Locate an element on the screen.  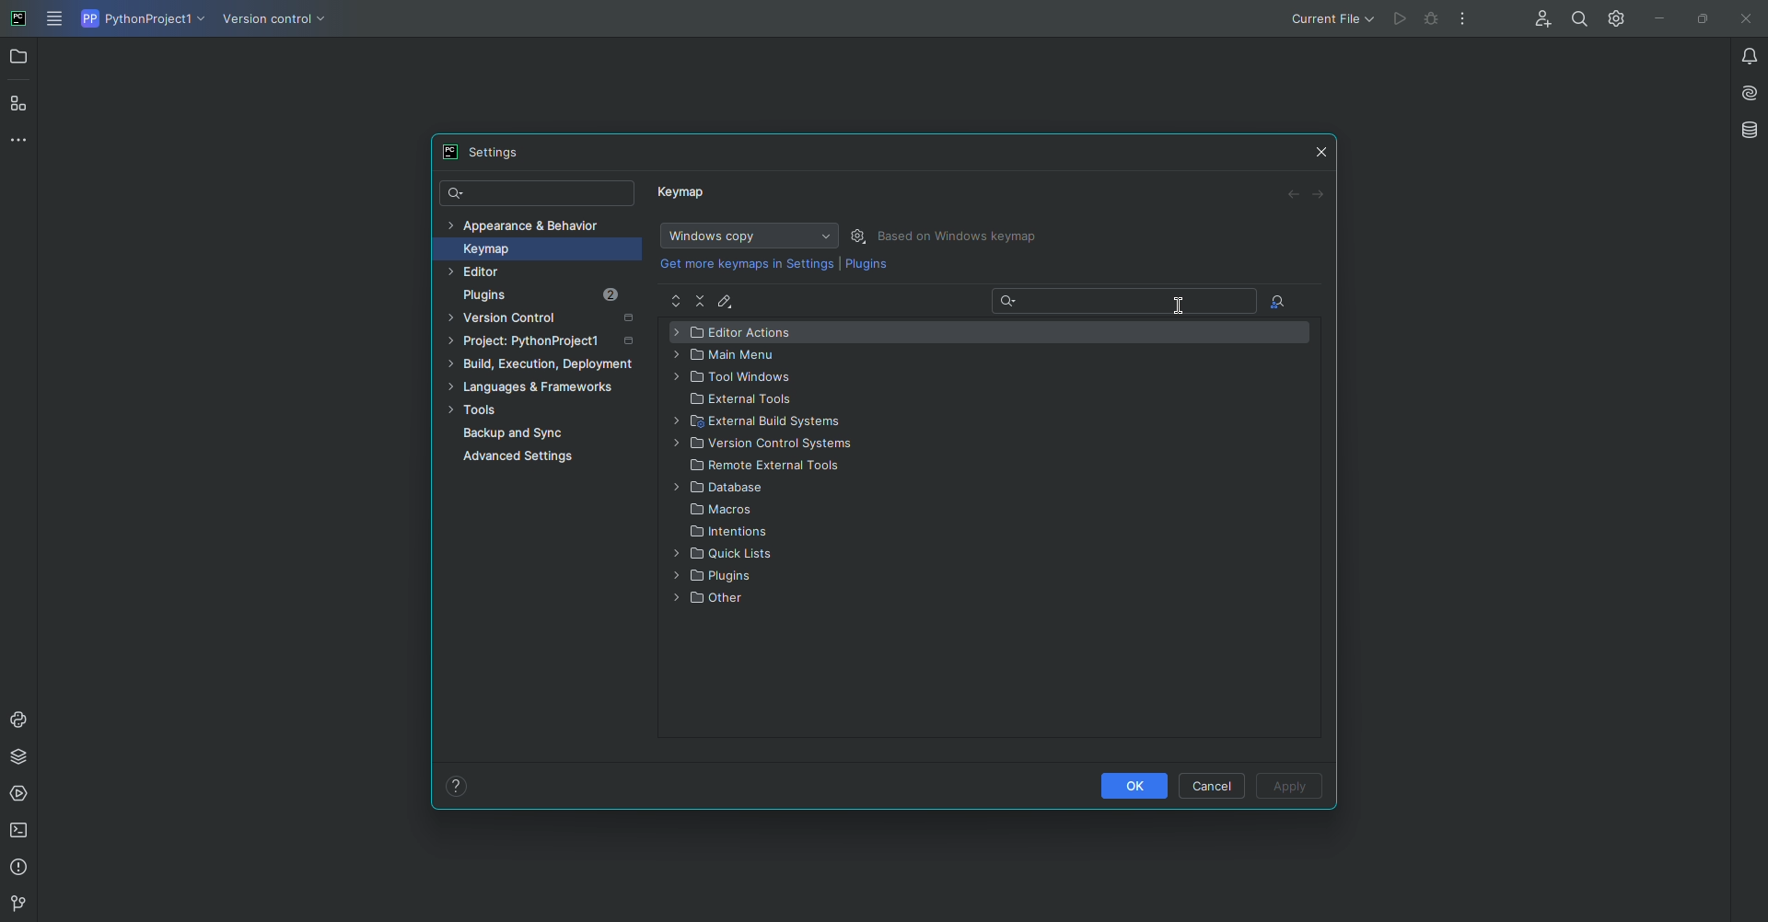
Build, execution, development is located at coordinates (546, 367).